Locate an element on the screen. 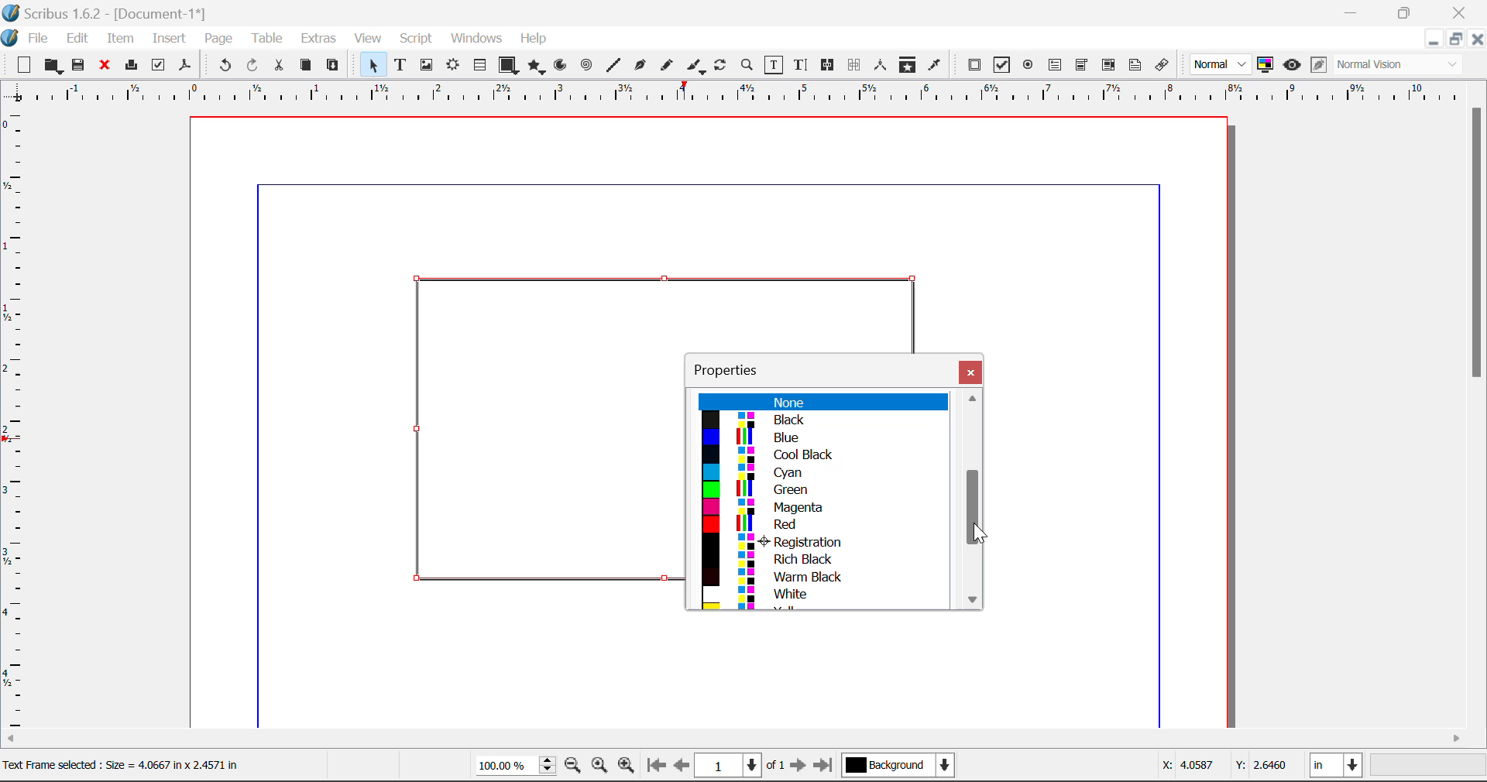 This screenshot has width=1487, height=782. Magenta is located at coordinates (823, 507).